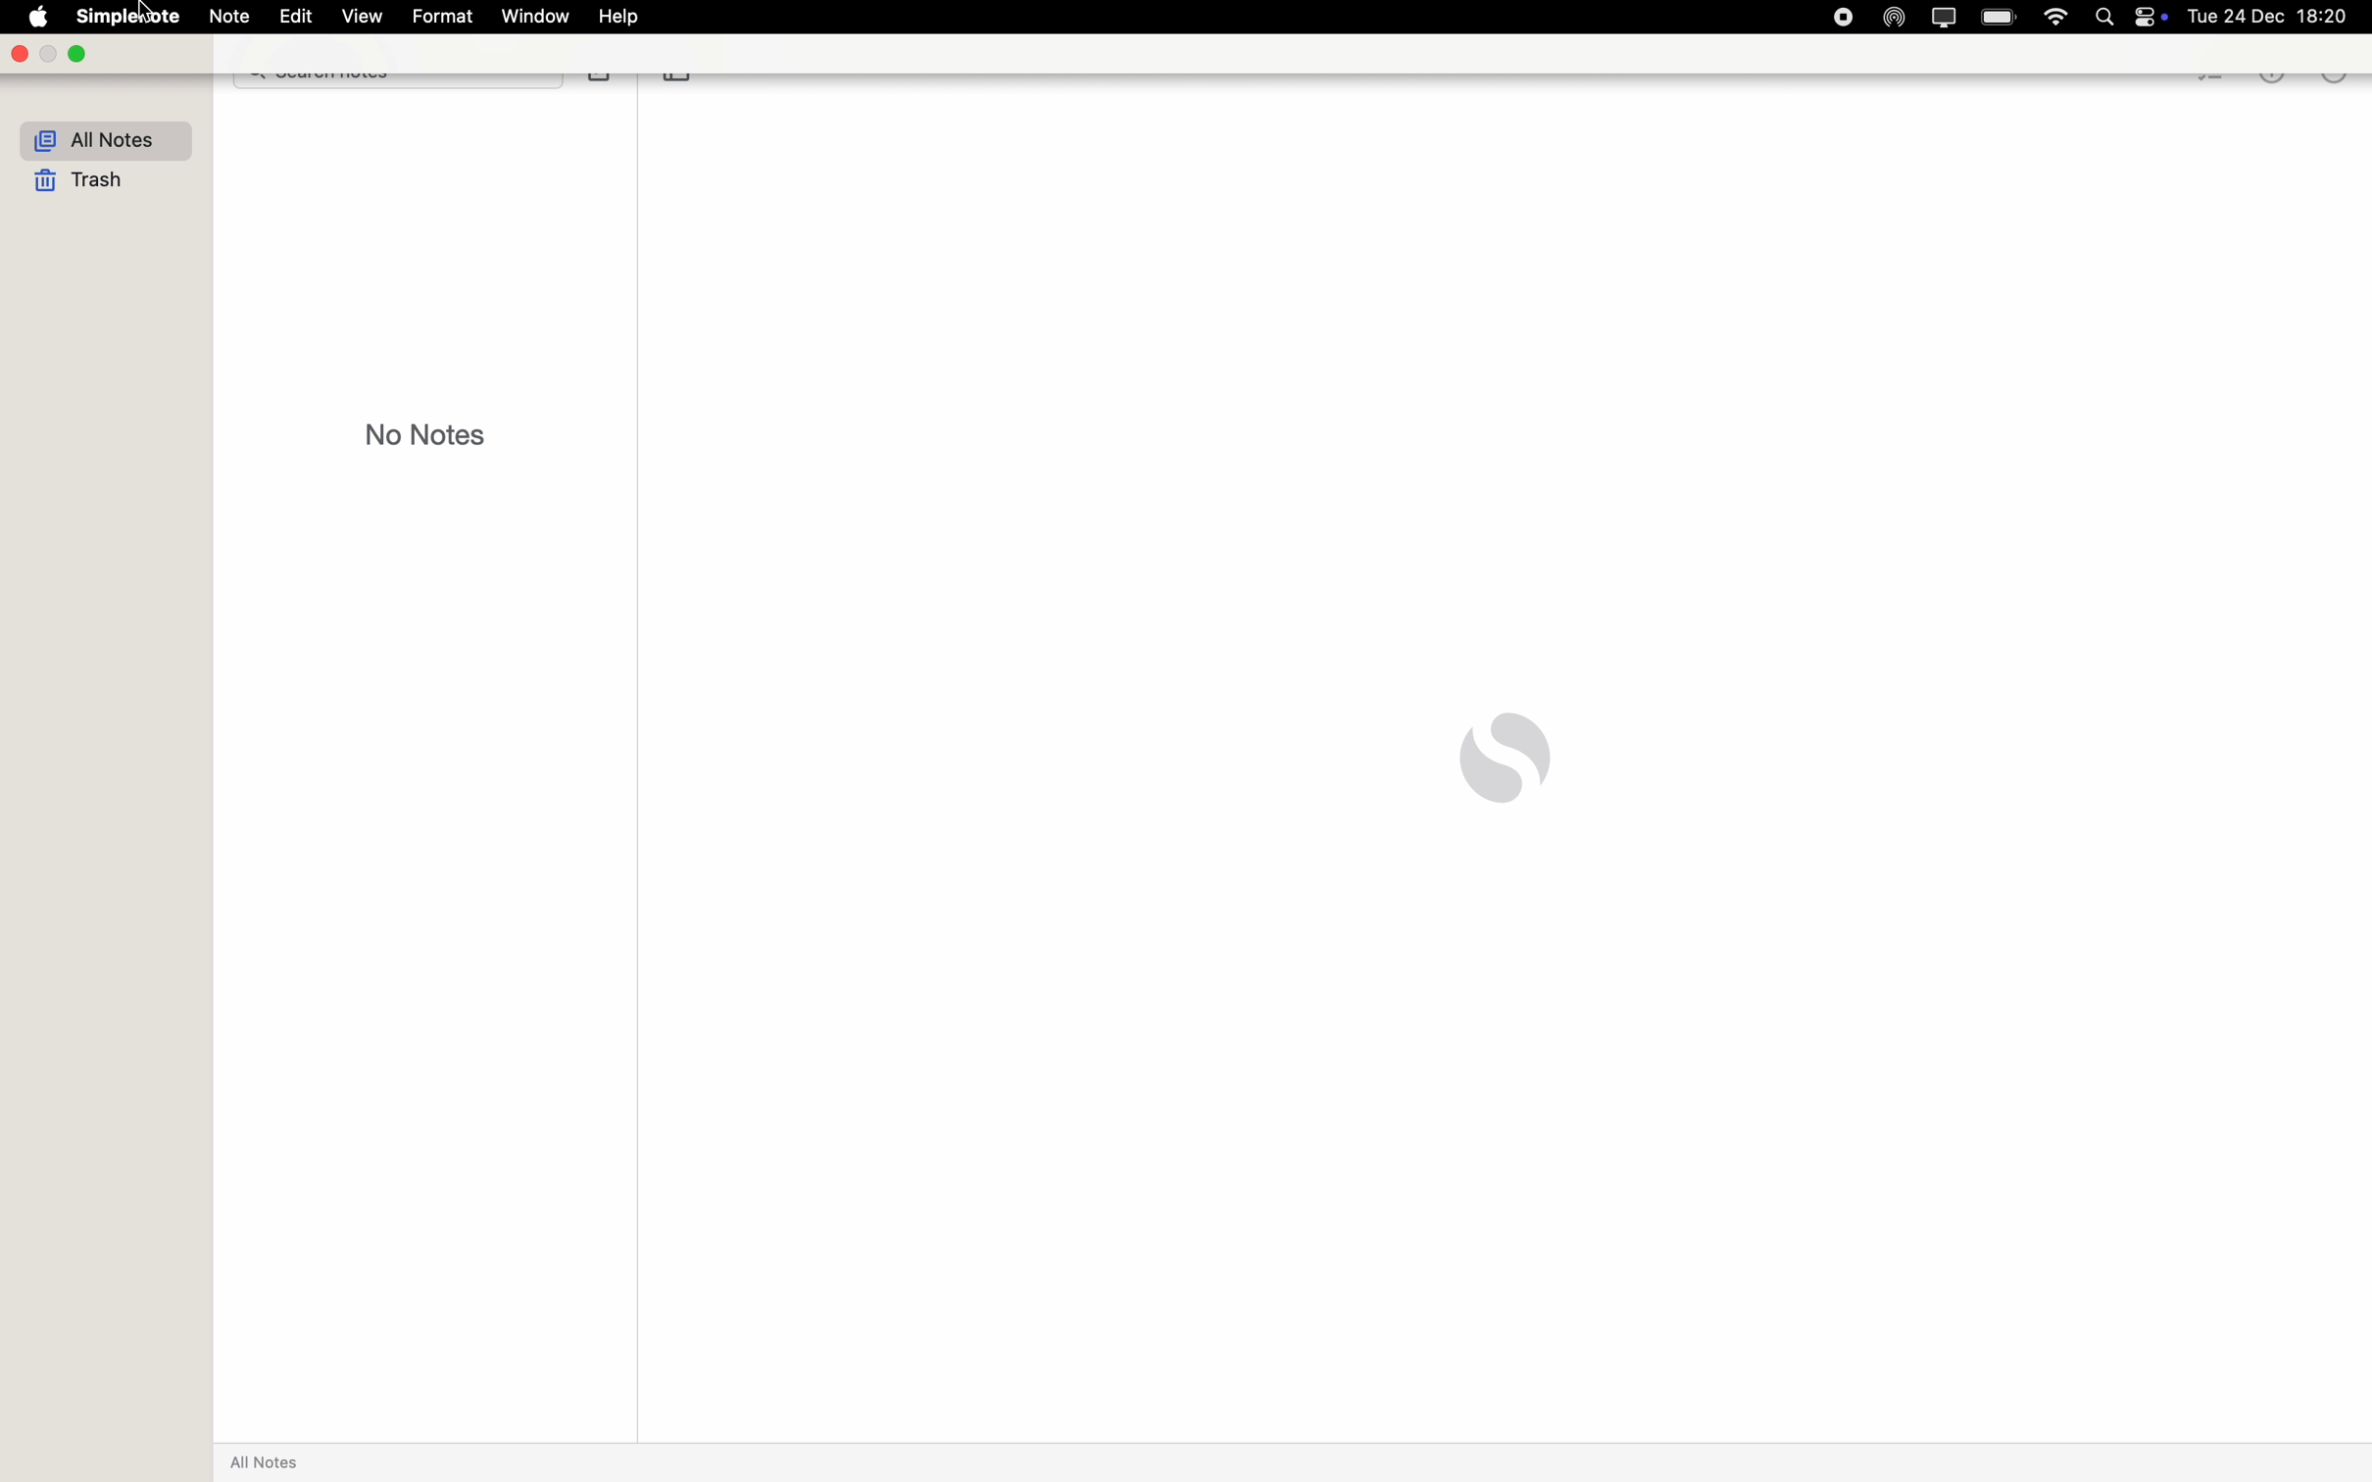 The height and width of the screenshot is (1482, 2372). What do you see at coordinates (2111, 16) in the screenshot?
I see `Spotlight search` at bounding box center [2111, 16].